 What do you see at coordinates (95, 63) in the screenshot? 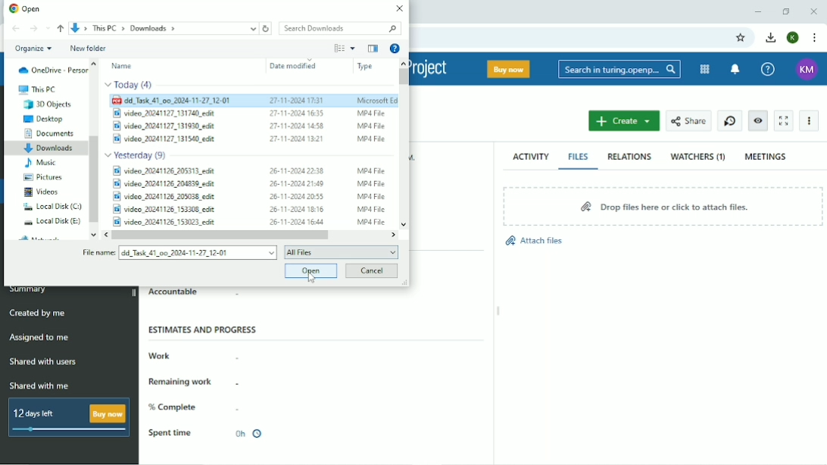
I see `scroll up` at bounding box center [95, 63].